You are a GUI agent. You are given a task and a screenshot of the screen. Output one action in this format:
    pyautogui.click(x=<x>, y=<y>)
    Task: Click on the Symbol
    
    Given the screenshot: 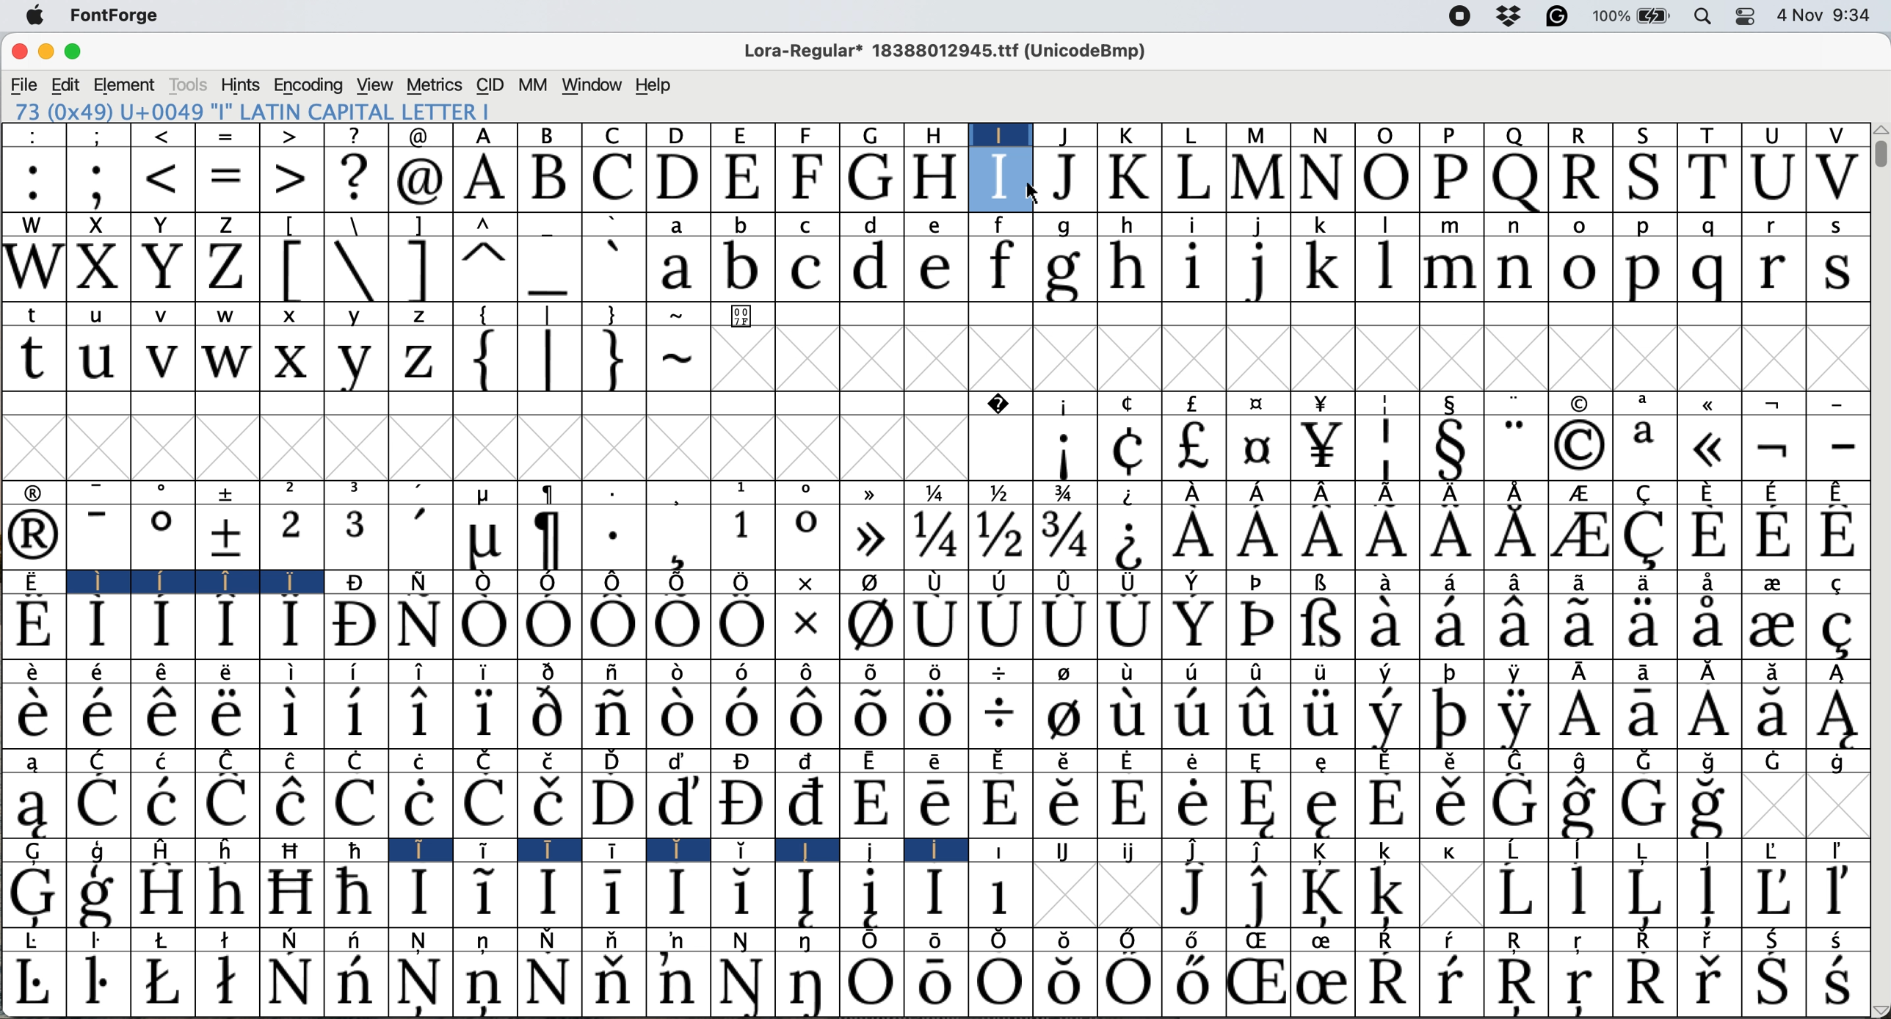 What is the action you would take?
    pyautogui.click(x=620, y=850)
    